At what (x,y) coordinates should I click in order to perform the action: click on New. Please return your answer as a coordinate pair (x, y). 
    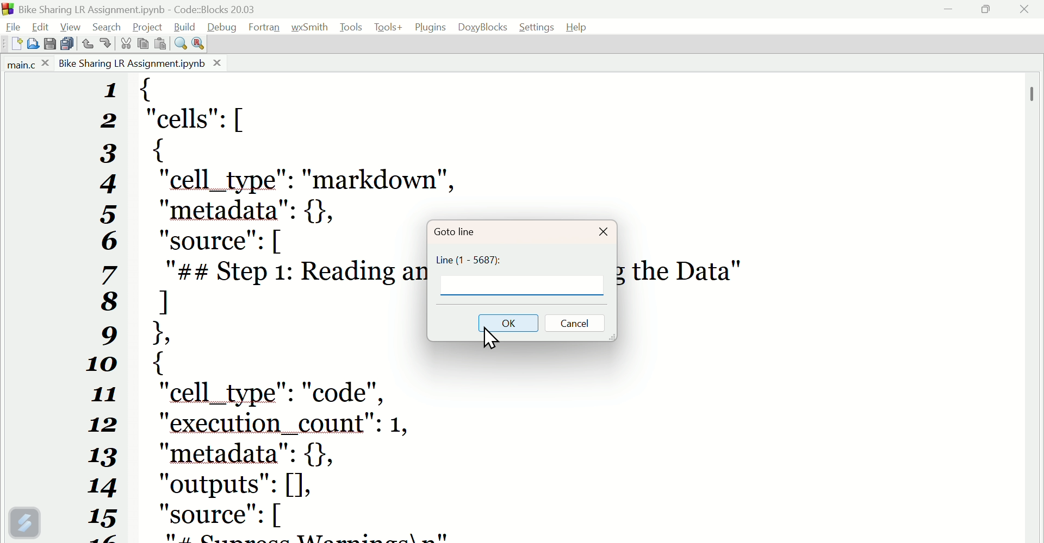
    Looking at the image, I should click on (13, 45).